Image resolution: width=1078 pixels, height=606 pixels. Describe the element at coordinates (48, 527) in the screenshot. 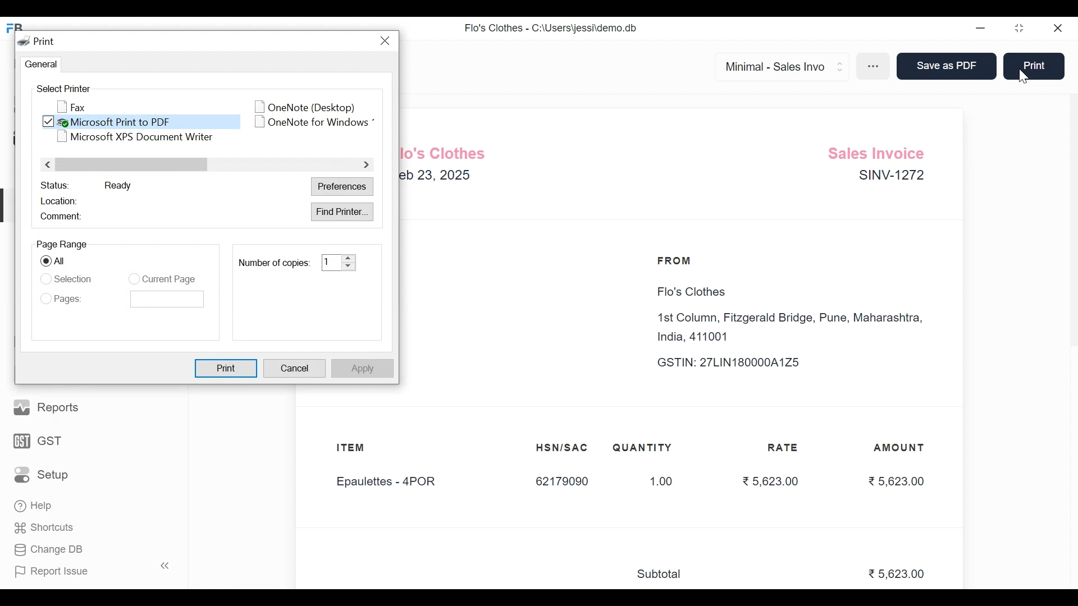

I see `' Shortcuts` at that location.